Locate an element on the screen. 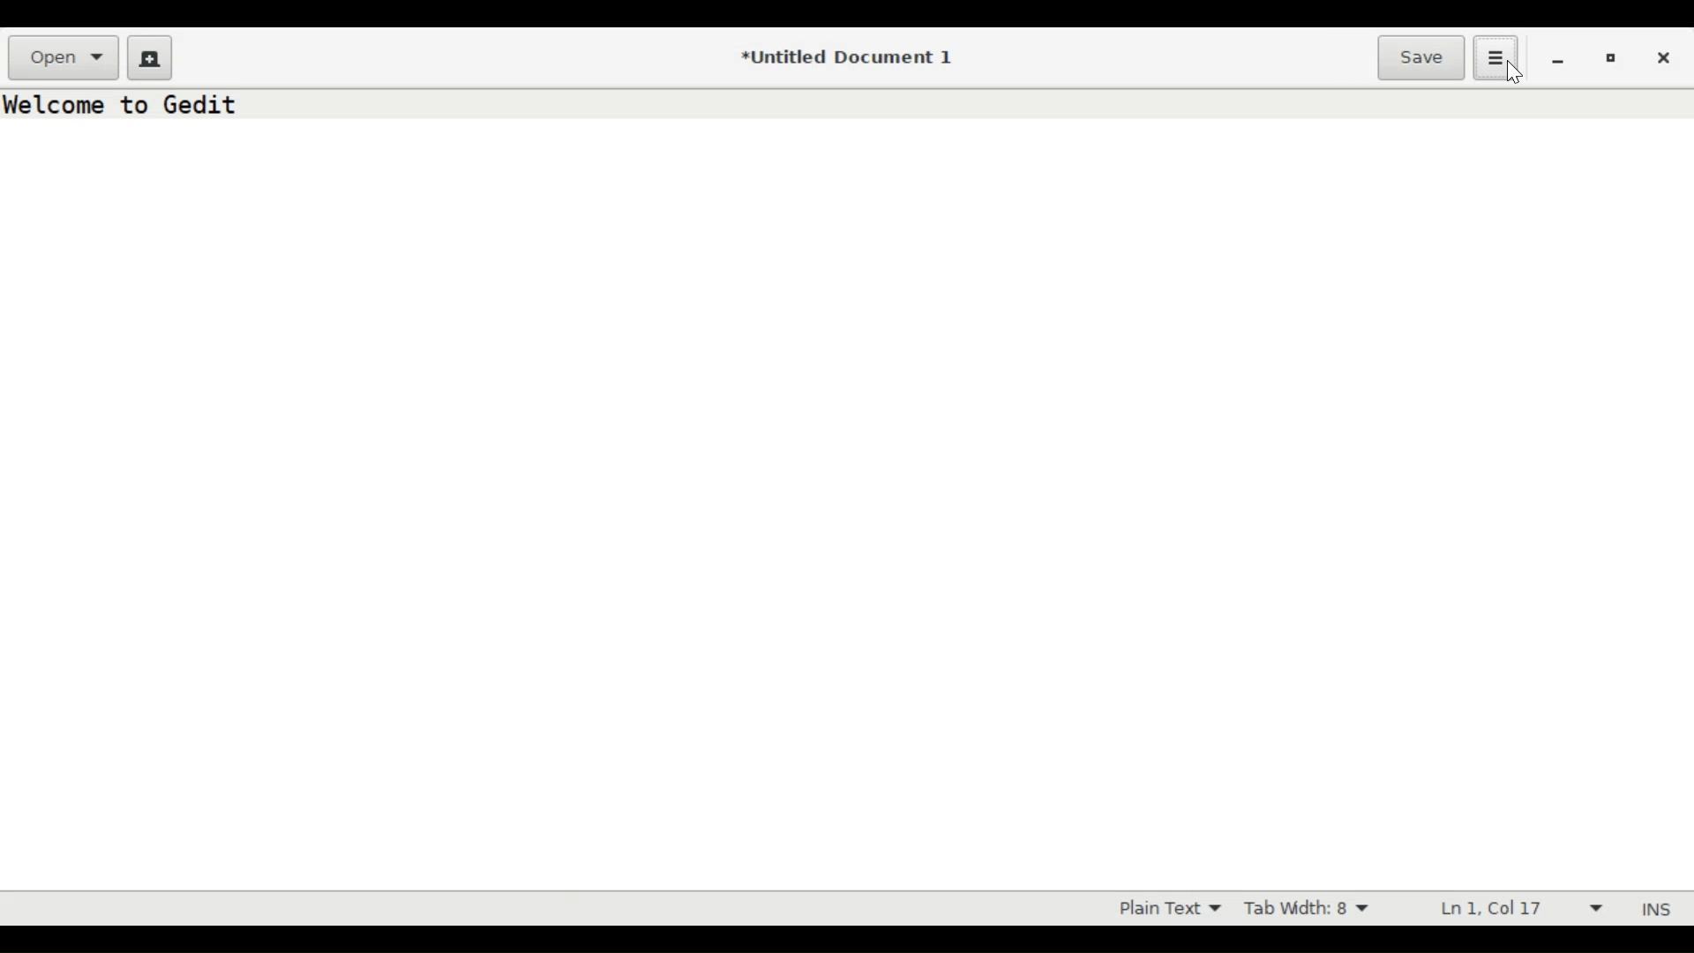  INS is located at coordinates (1651, 909).